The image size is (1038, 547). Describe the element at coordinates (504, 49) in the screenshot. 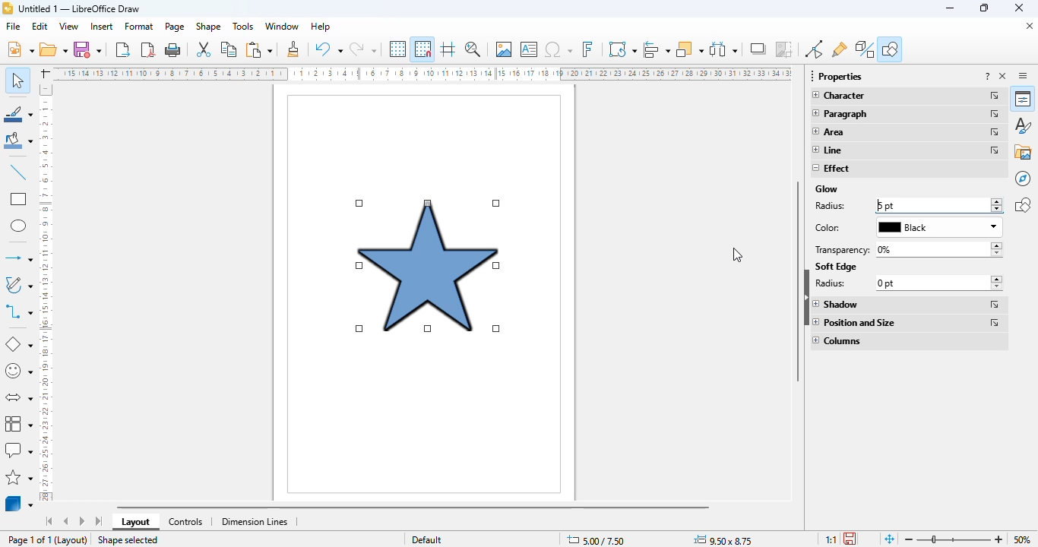

I see `insert image` at that location.